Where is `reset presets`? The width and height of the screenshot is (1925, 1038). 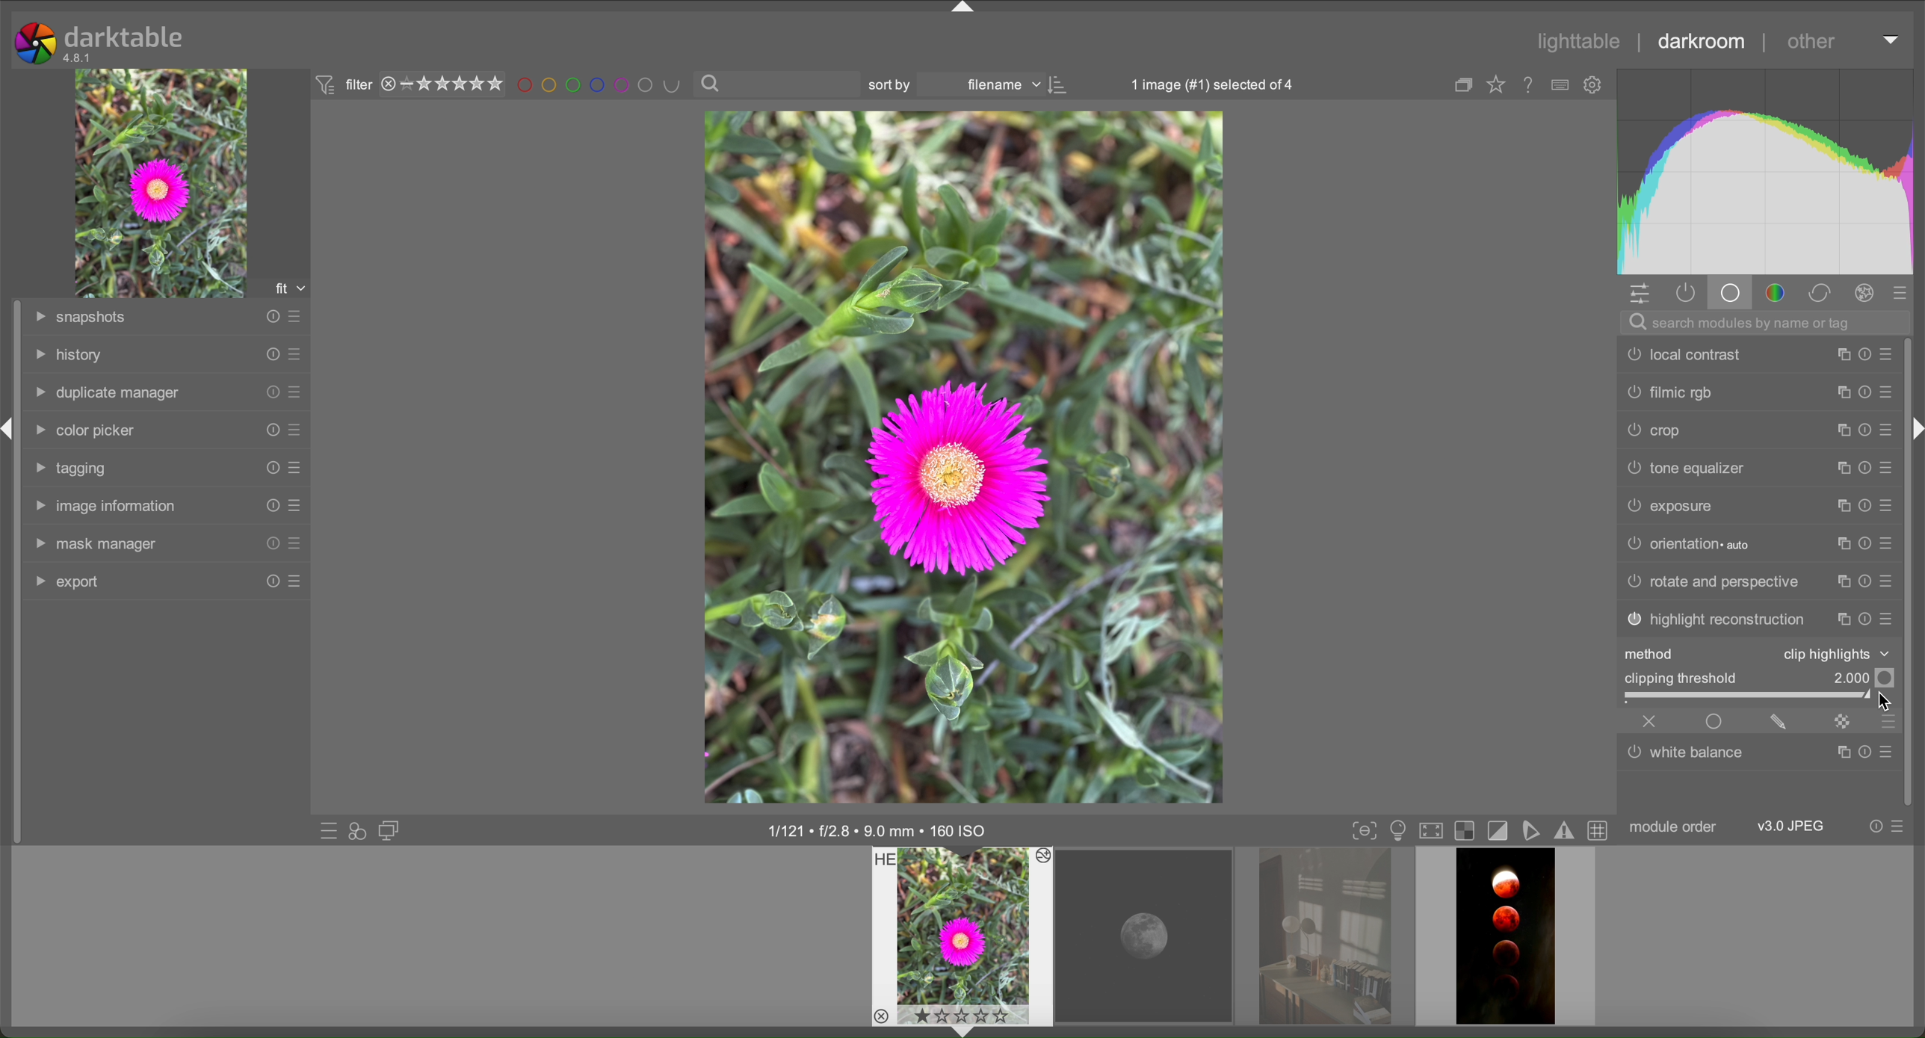 reset presets is located at coordinates (1861, 394).